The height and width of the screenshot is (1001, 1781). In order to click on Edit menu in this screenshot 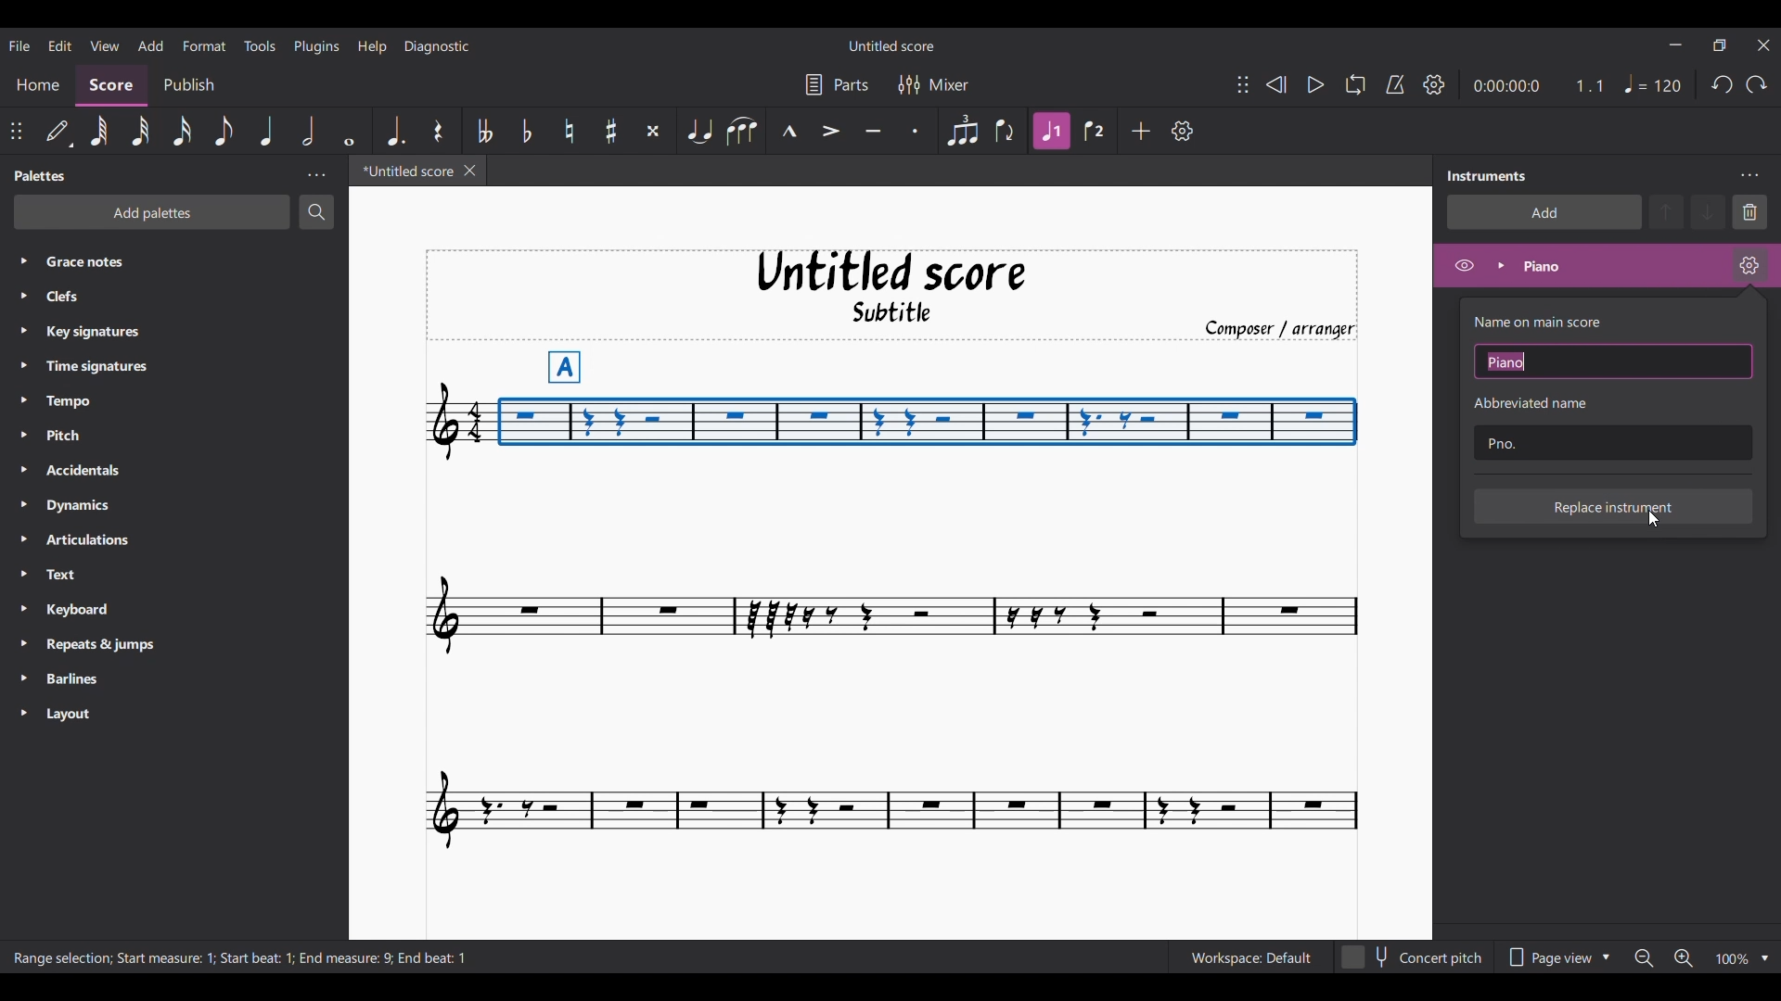, I will do `click(58, 44)`.